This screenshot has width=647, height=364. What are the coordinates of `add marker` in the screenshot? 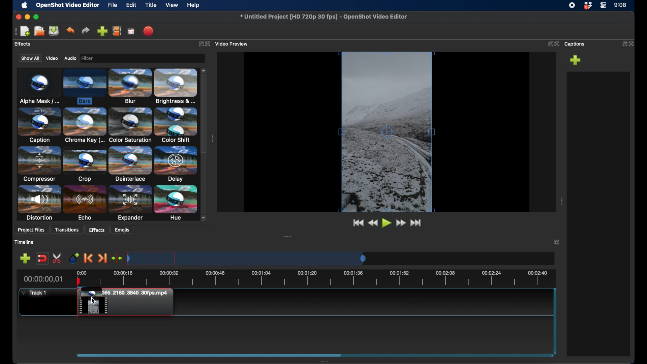 It's located at (74, 258).